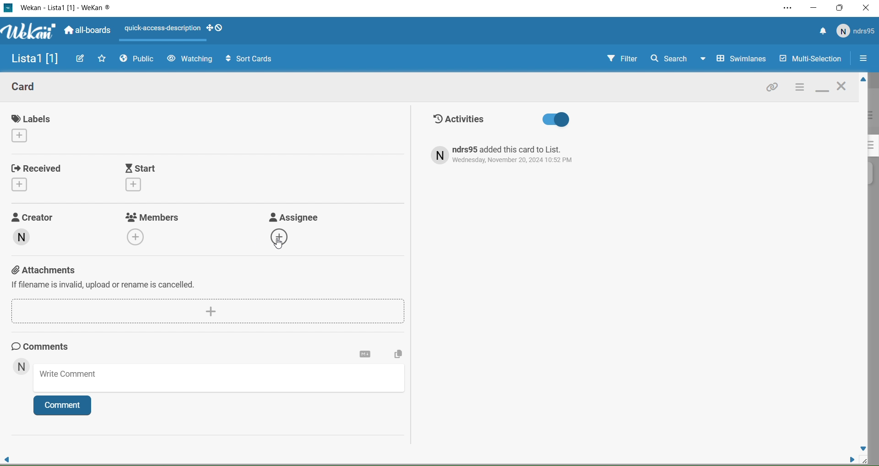  What do you see at coordinates (32, 88) in the screenshot?
I see `Card` at bounding box center [32, 88].